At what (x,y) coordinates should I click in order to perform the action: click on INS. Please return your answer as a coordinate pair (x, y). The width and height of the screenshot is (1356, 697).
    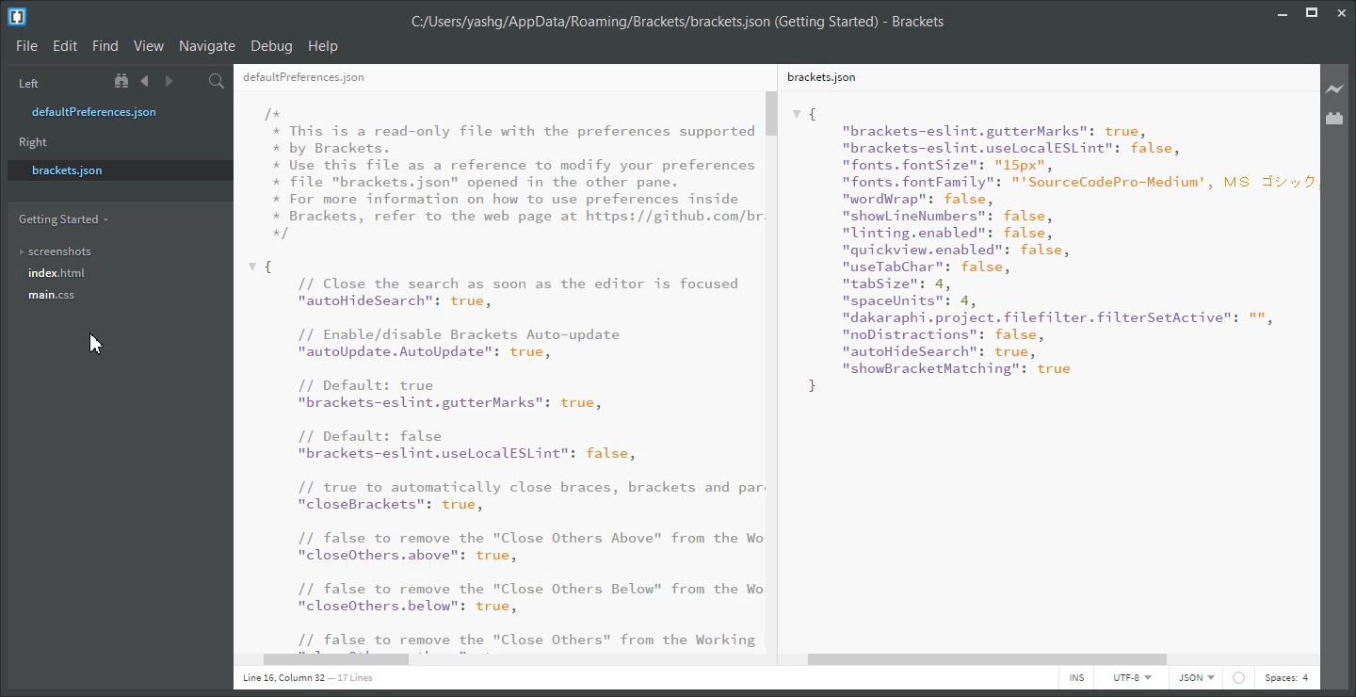
    Looking at the image, I should click on (1076, 678).